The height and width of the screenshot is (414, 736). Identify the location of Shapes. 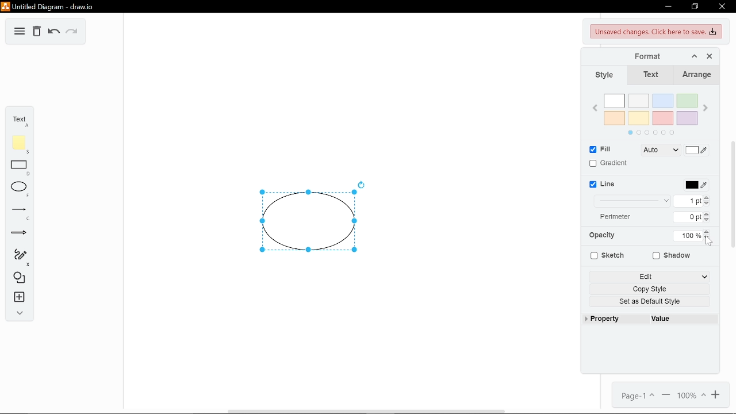
(18, 279).